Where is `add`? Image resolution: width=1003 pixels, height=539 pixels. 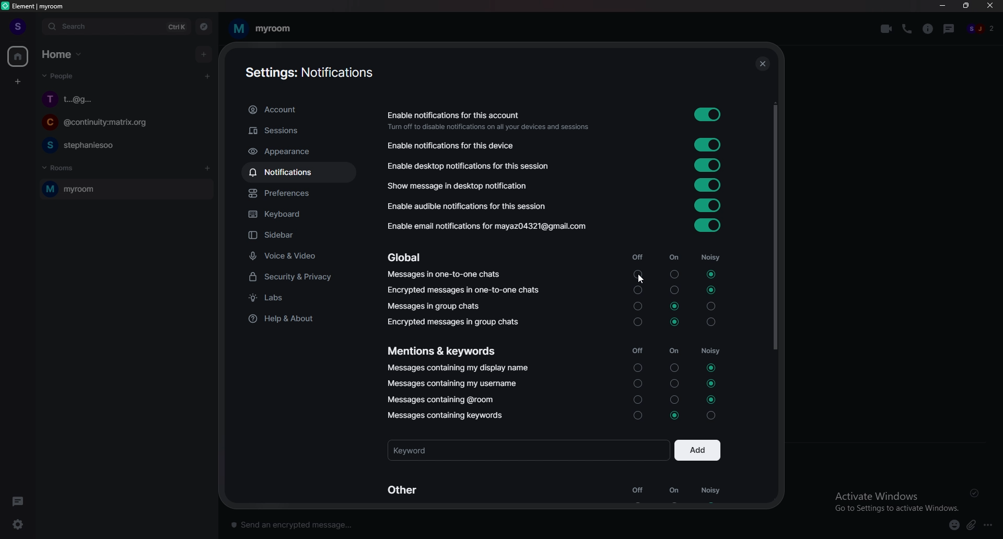
add is located at coordinates (697, 450).